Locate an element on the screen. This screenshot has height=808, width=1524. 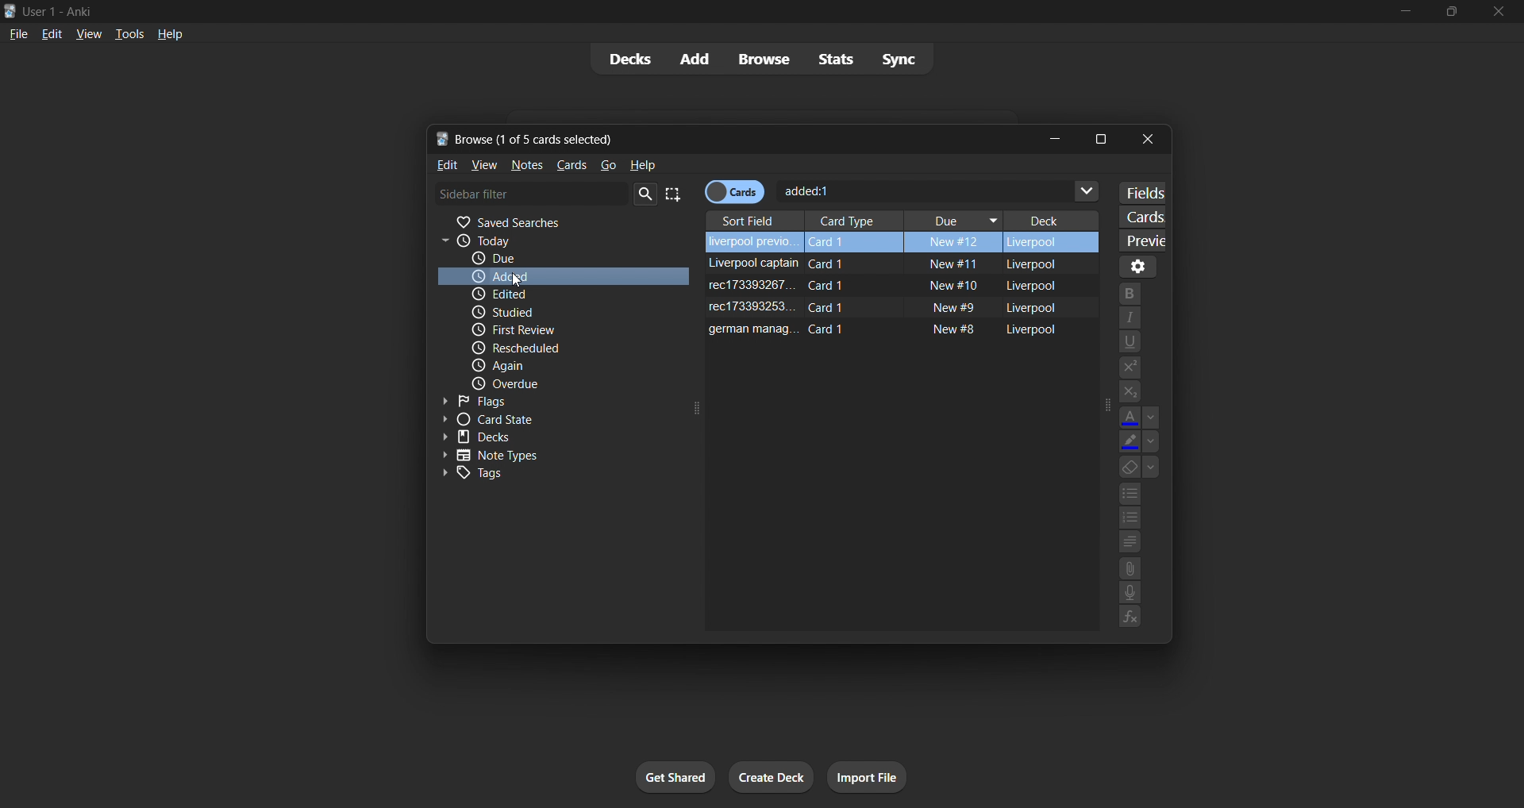
again is located at coordinates (565, 366).